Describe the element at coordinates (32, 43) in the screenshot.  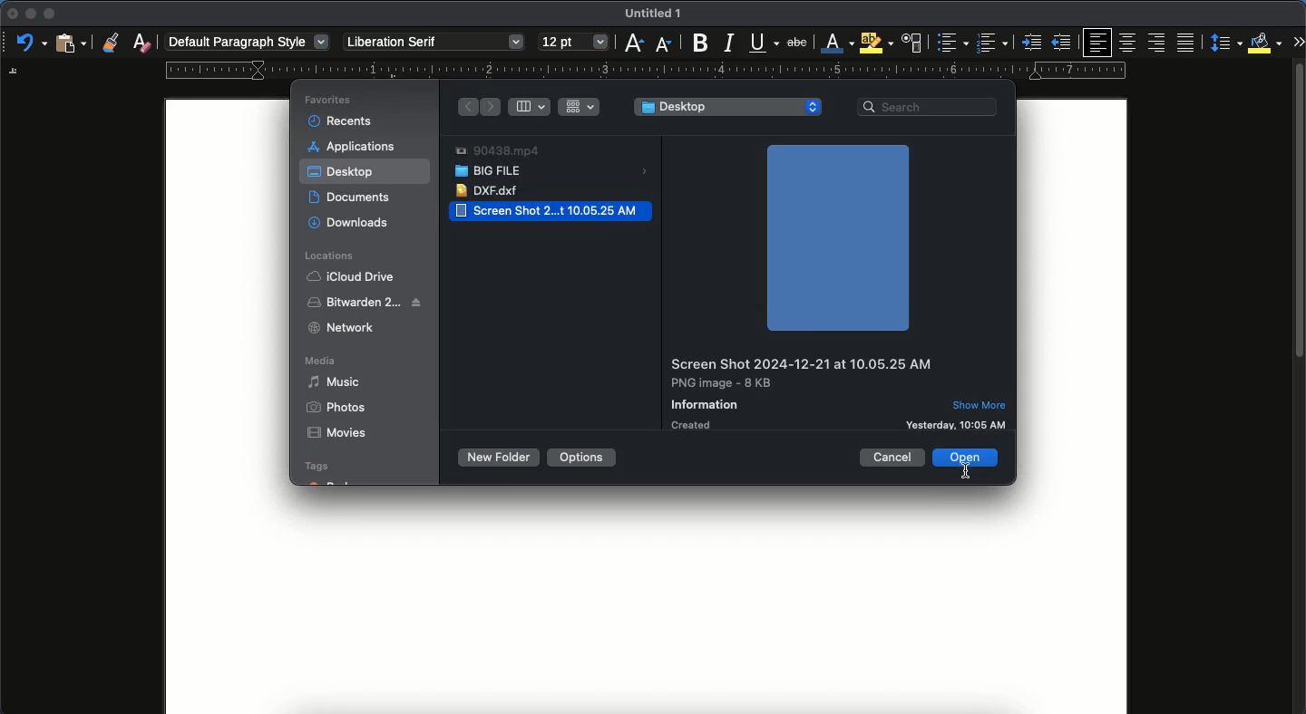
I see `undo` at that location.